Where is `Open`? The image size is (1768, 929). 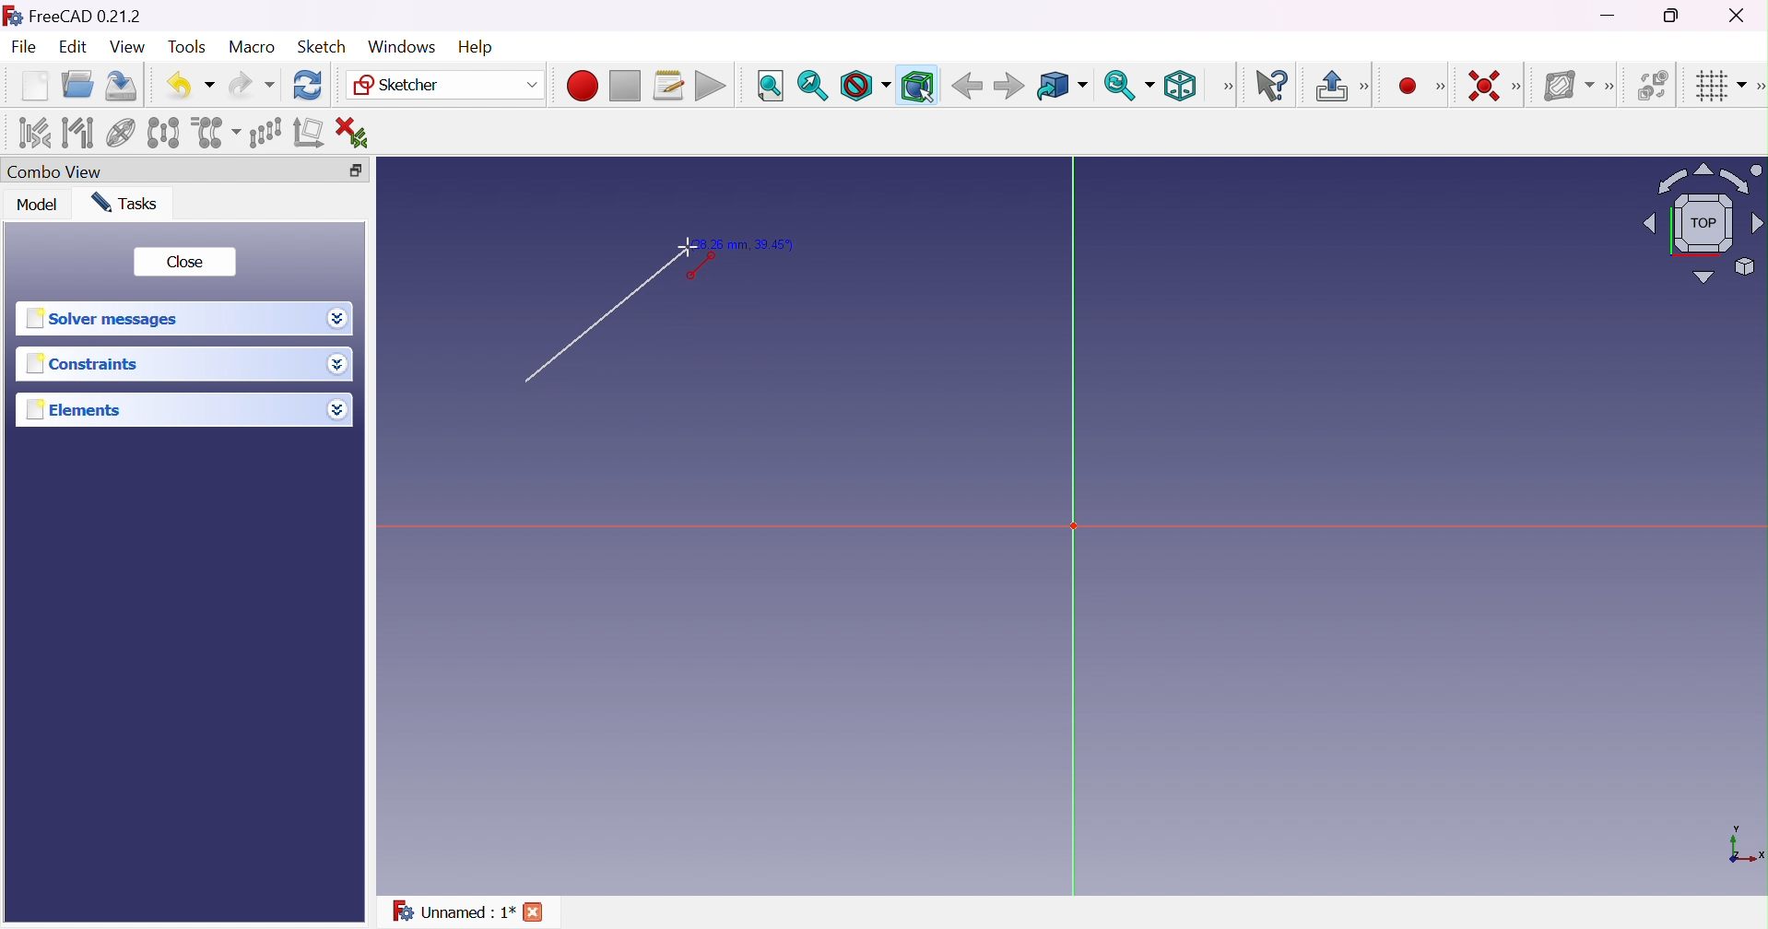
Open is located at coordinates (80, 84).